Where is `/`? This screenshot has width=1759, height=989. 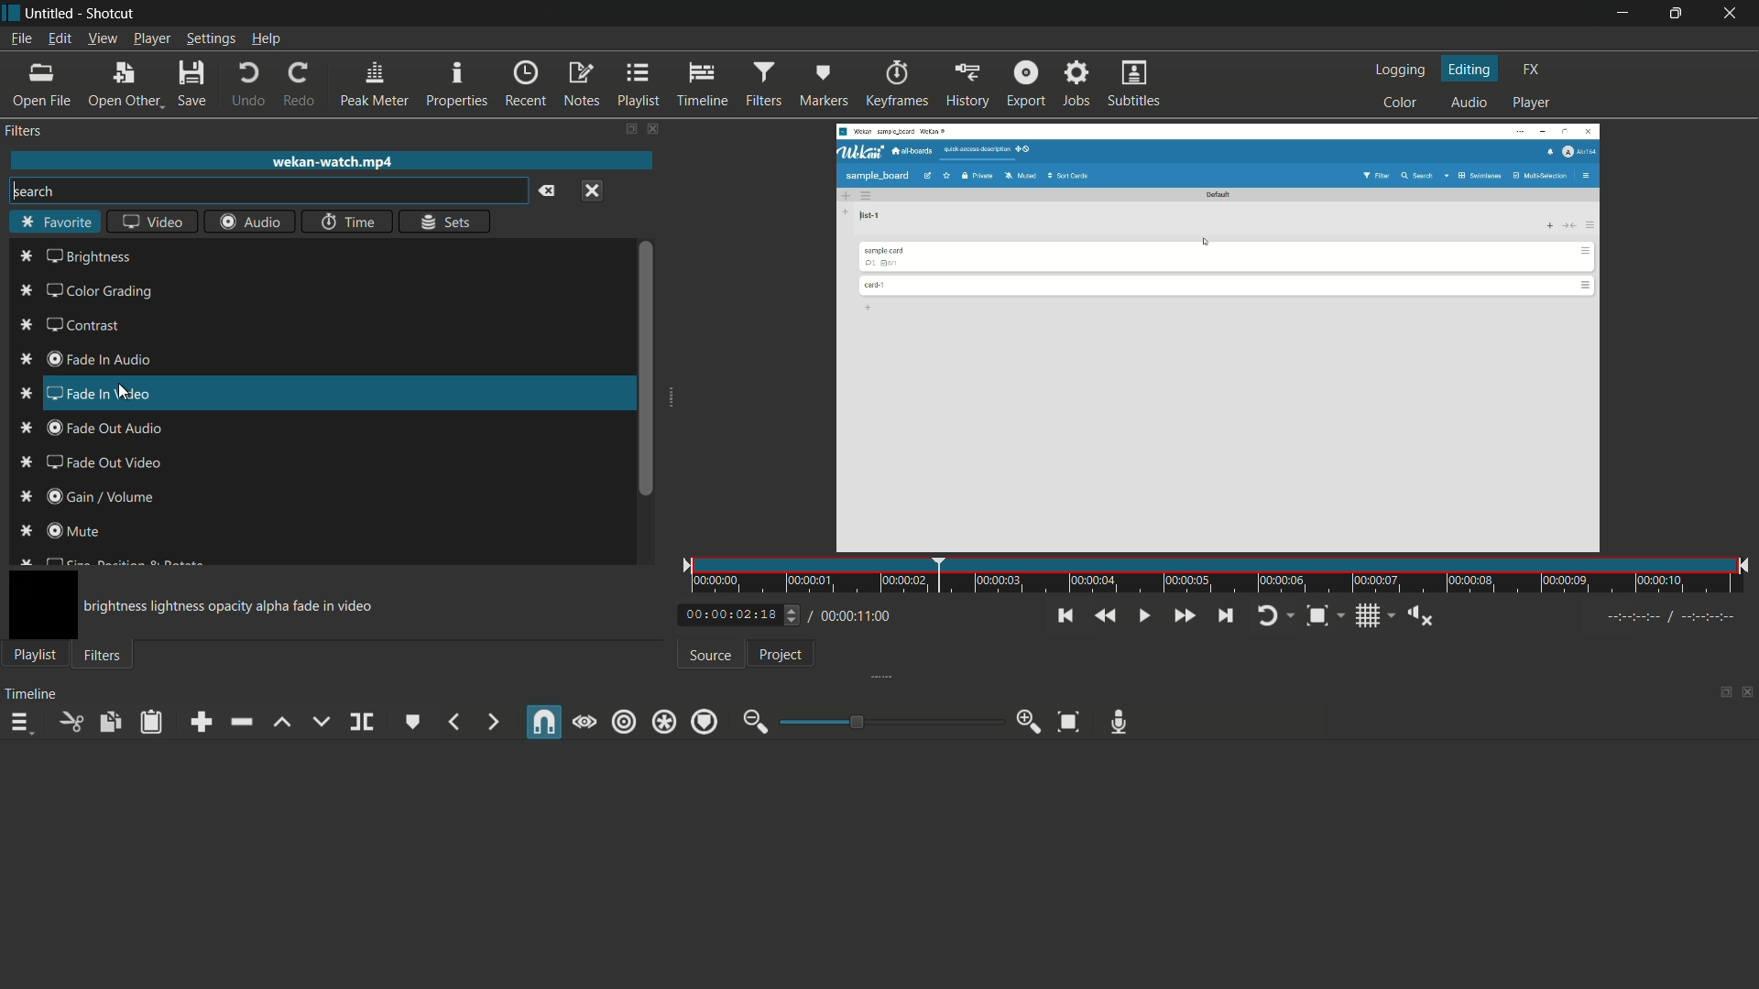 / is located at coordinates (808, 613).